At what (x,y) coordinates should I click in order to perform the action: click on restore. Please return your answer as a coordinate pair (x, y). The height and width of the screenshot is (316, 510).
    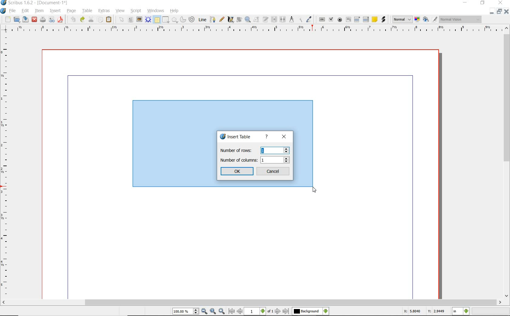
    Looking at the image, I should click on (499, 12).